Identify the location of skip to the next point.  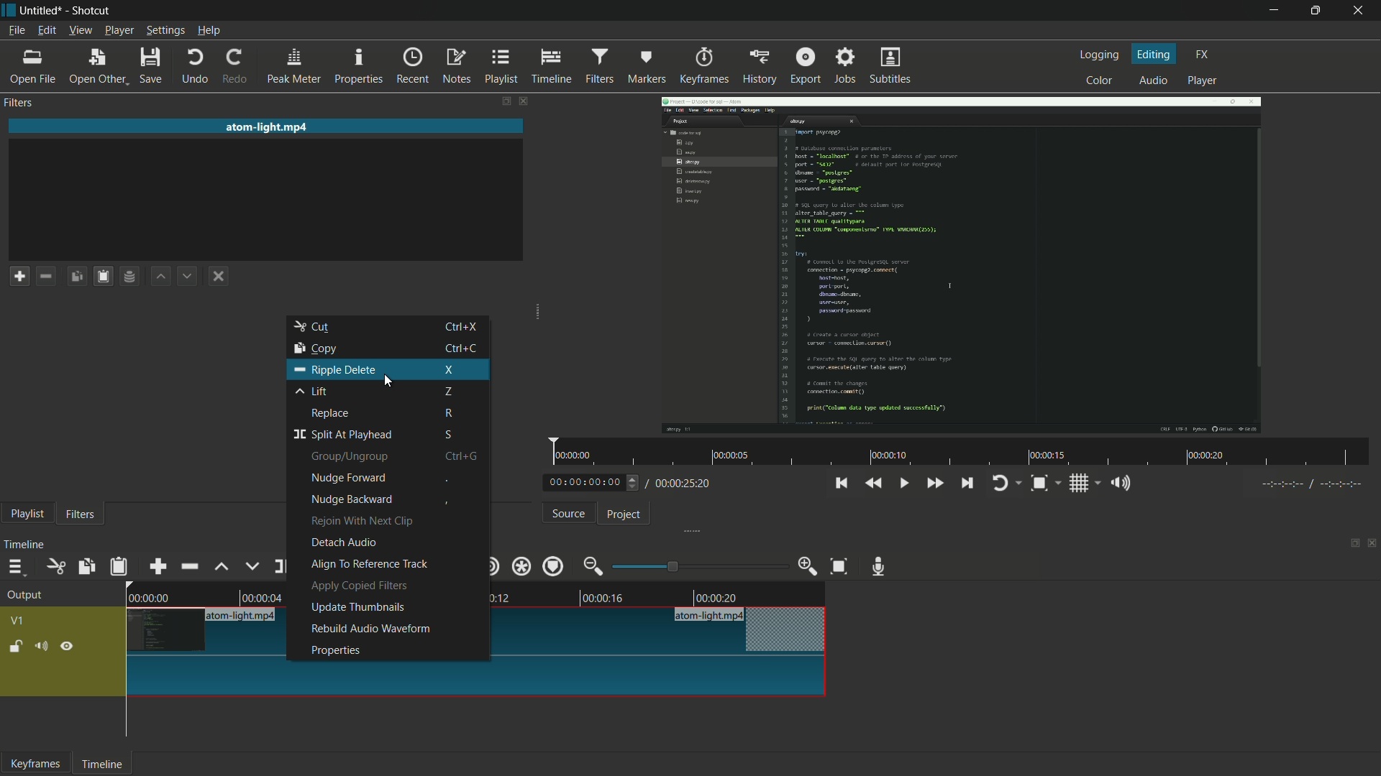
(965, 483).